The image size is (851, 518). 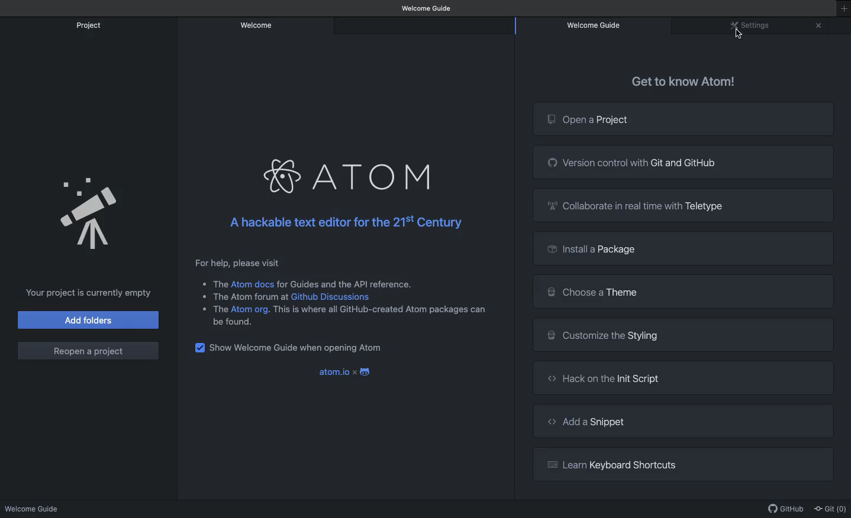 I want to click on Show welcome guide when opening Atom, so click(x=298, y=348).